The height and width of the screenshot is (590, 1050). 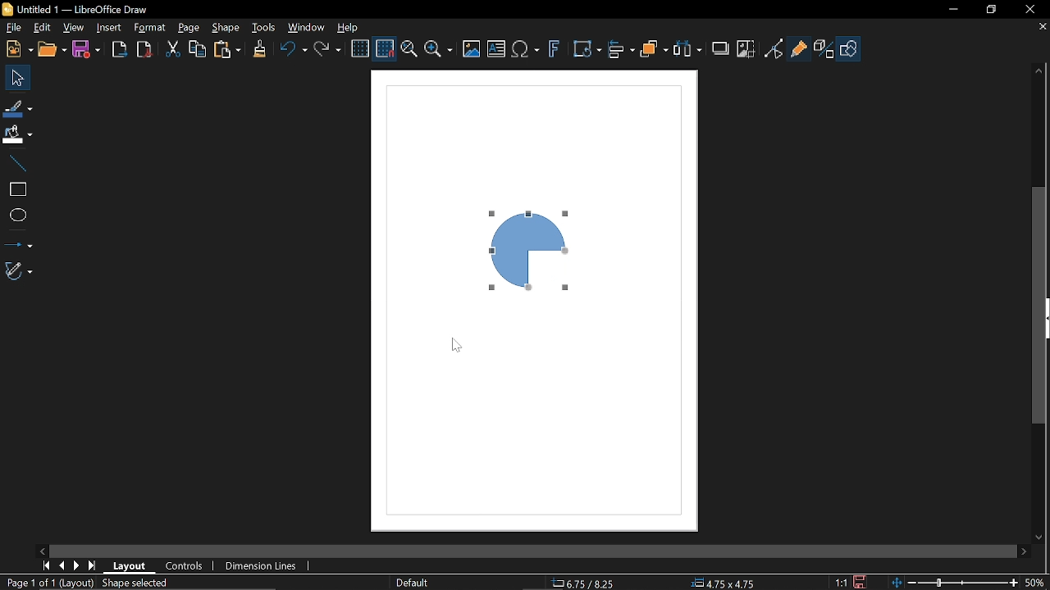 What do you see at coordinates (92, 8) in the screenshot?
I see `Untitled 1 -- LibreOffice Draw` at bounding box center [92, 8].